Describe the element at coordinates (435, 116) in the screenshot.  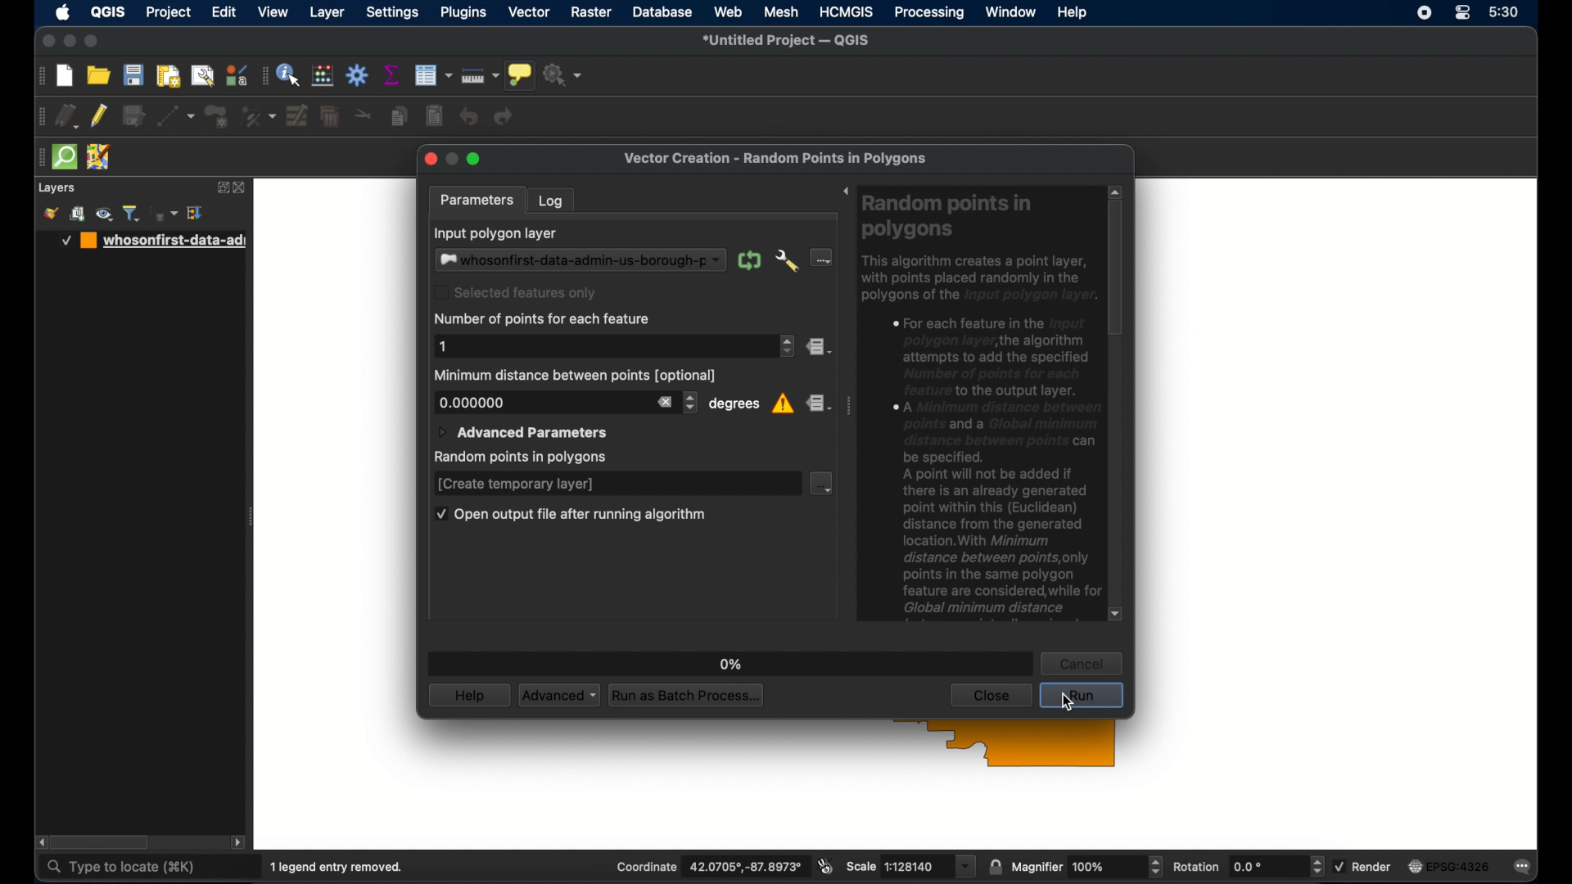
I see `paste features` at that location.